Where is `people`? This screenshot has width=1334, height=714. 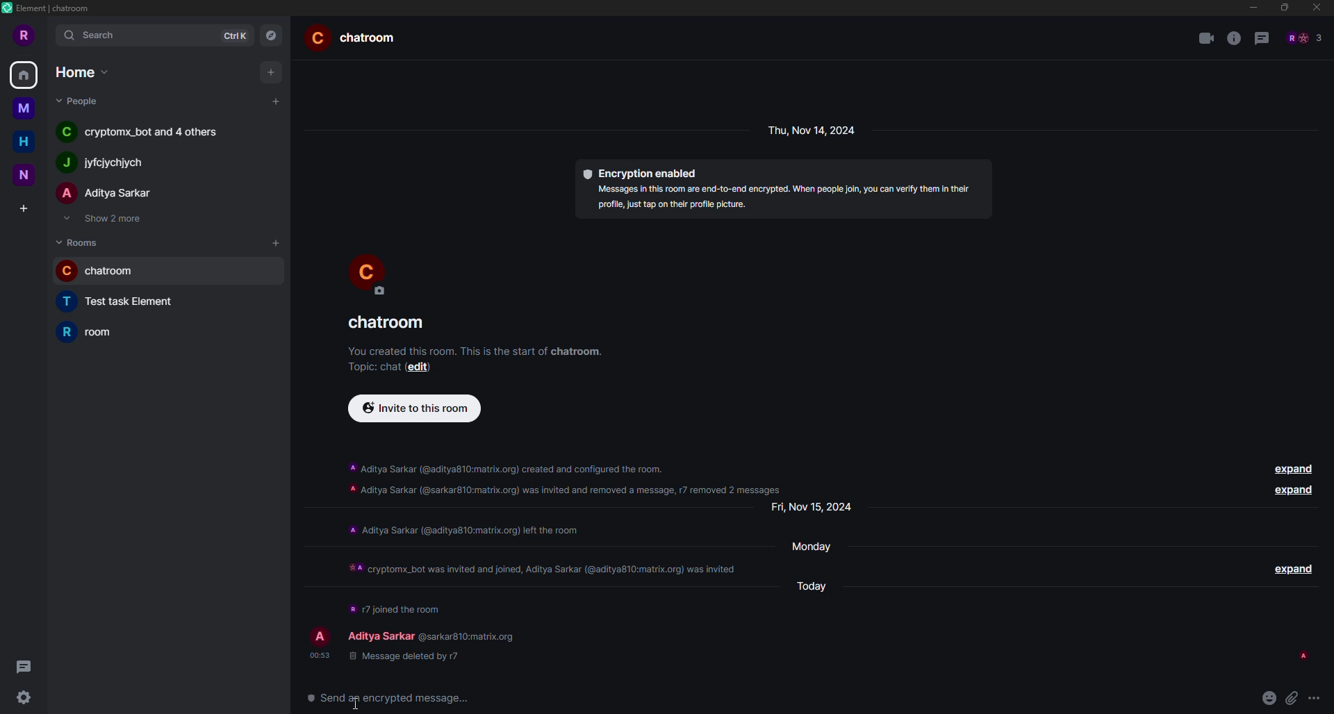
people is located at coordinates (107, 194).